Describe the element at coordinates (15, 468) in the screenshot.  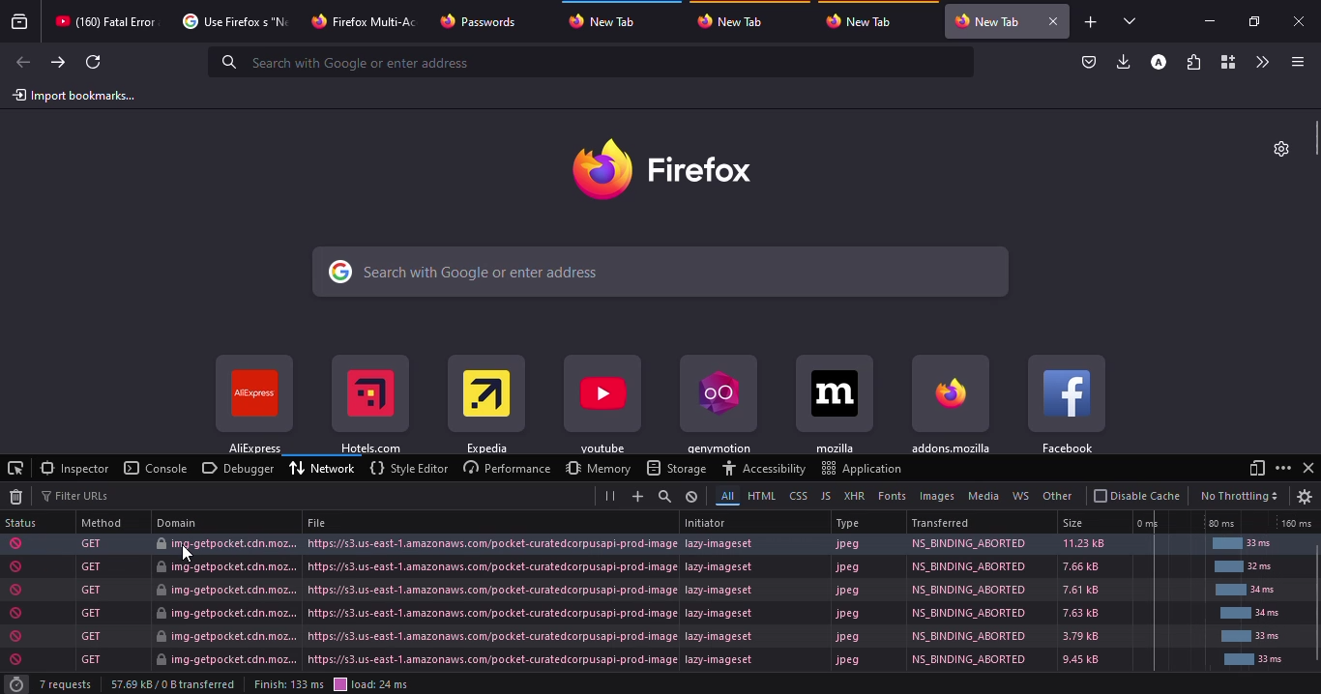
I see `select` at that location.